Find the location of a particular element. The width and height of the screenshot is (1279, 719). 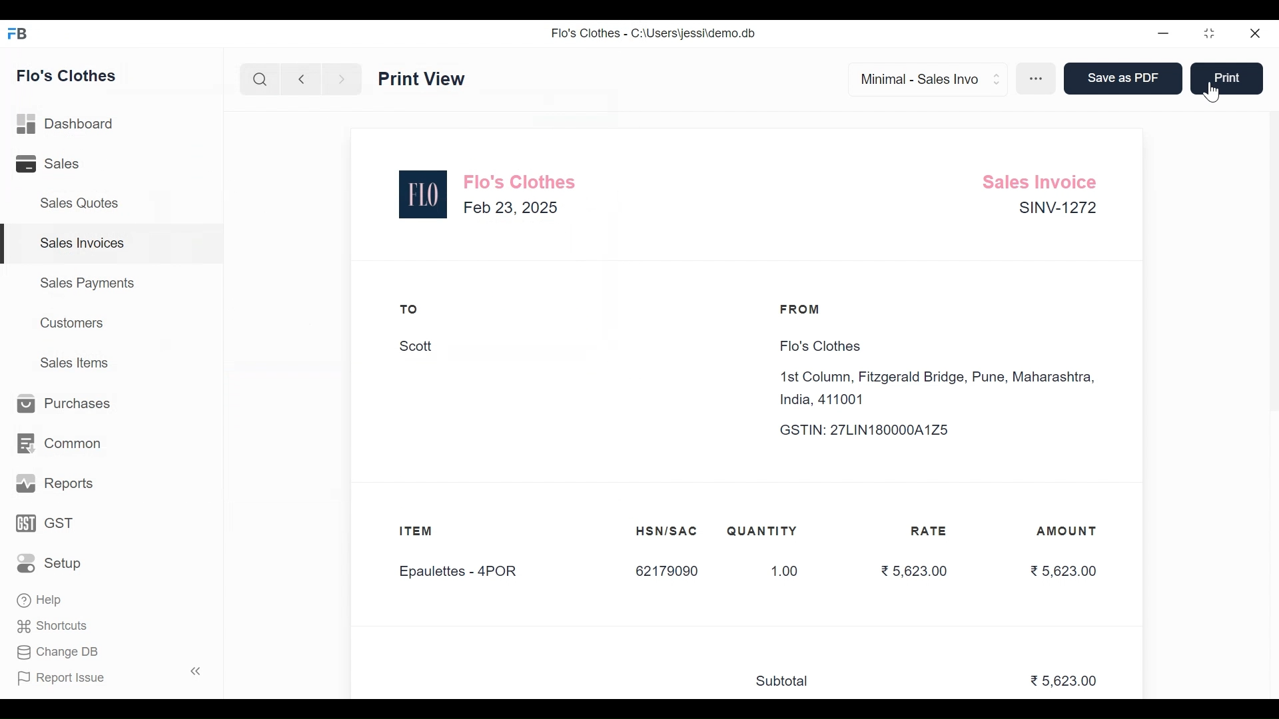

Sales Invoice is located at coordinates (1044, 180).